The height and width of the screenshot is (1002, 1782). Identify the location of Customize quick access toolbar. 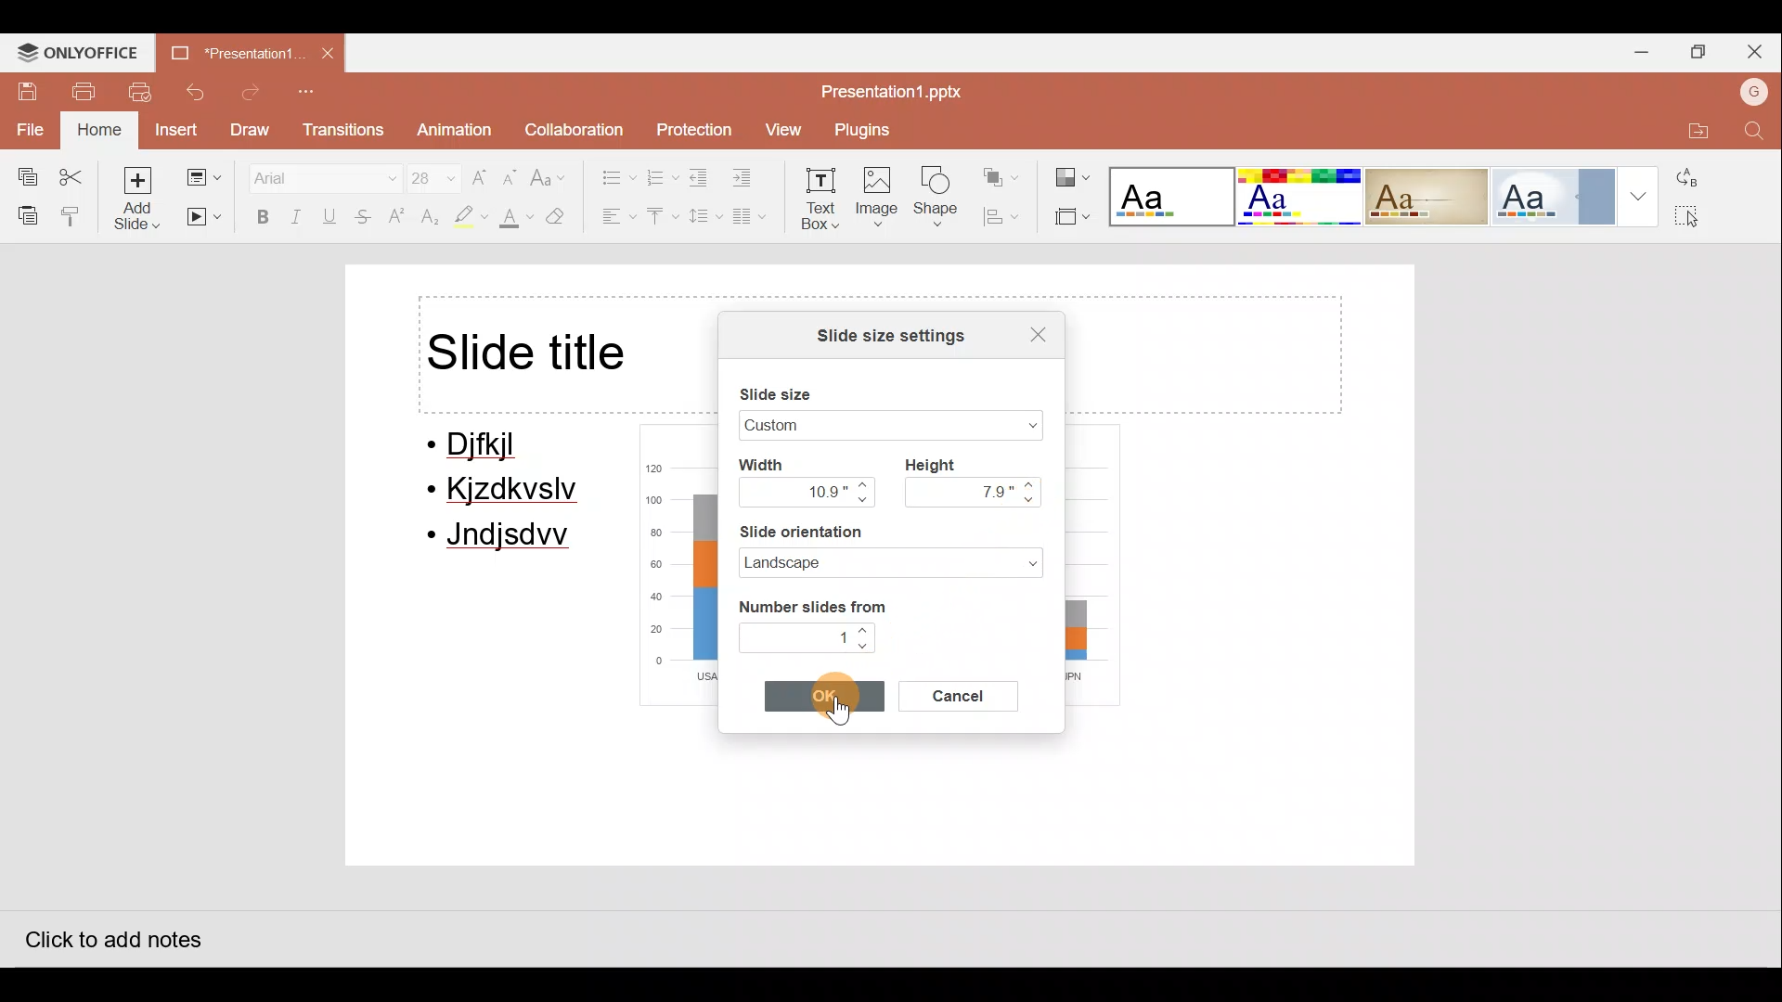
(311, 93).